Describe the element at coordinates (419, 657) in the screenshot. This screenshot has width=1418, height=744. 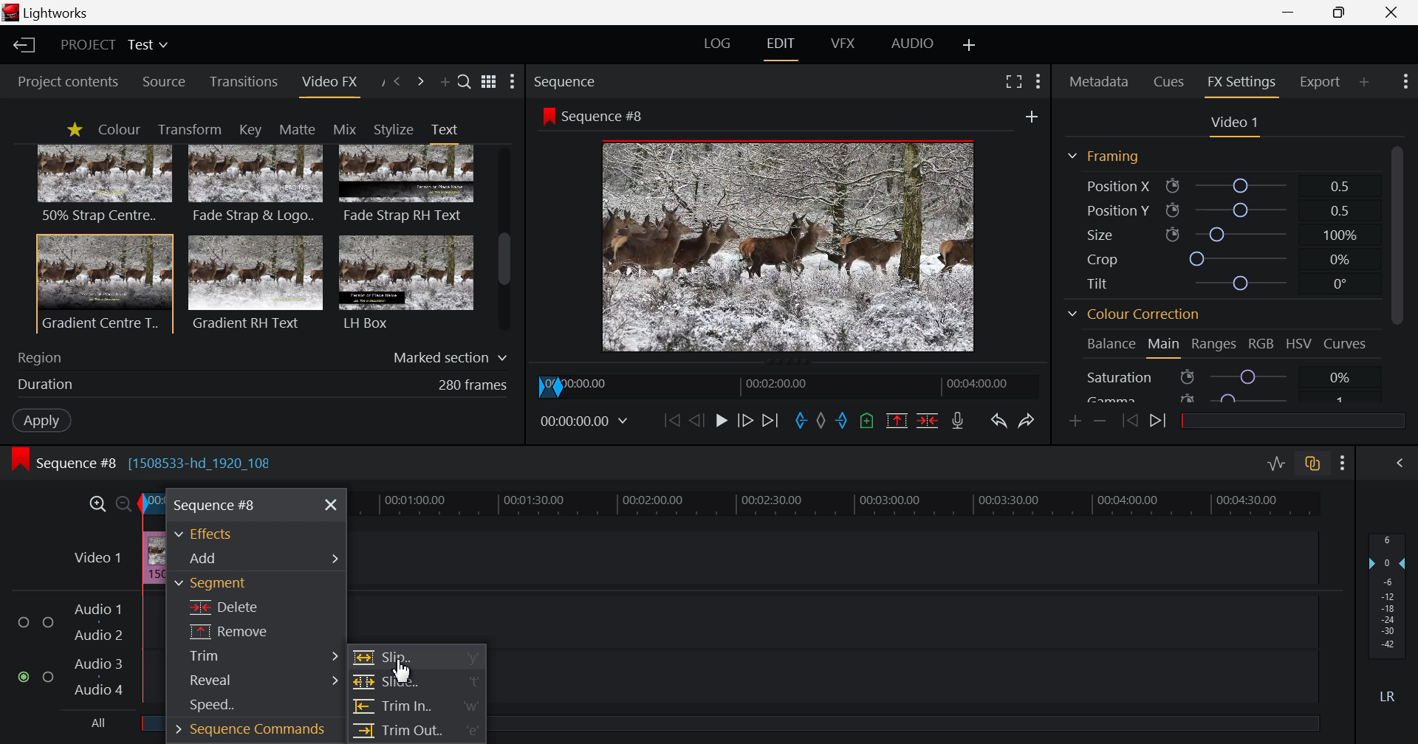
I see `Cursor on Slip` at that location.